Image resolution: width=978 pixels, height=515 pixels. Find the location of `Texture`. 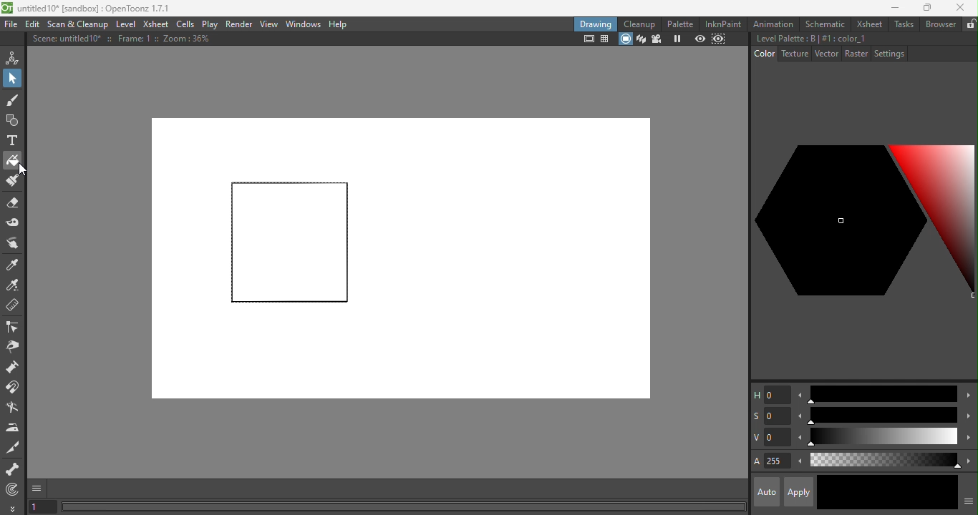

Texture is located at coordinates (793, 54).